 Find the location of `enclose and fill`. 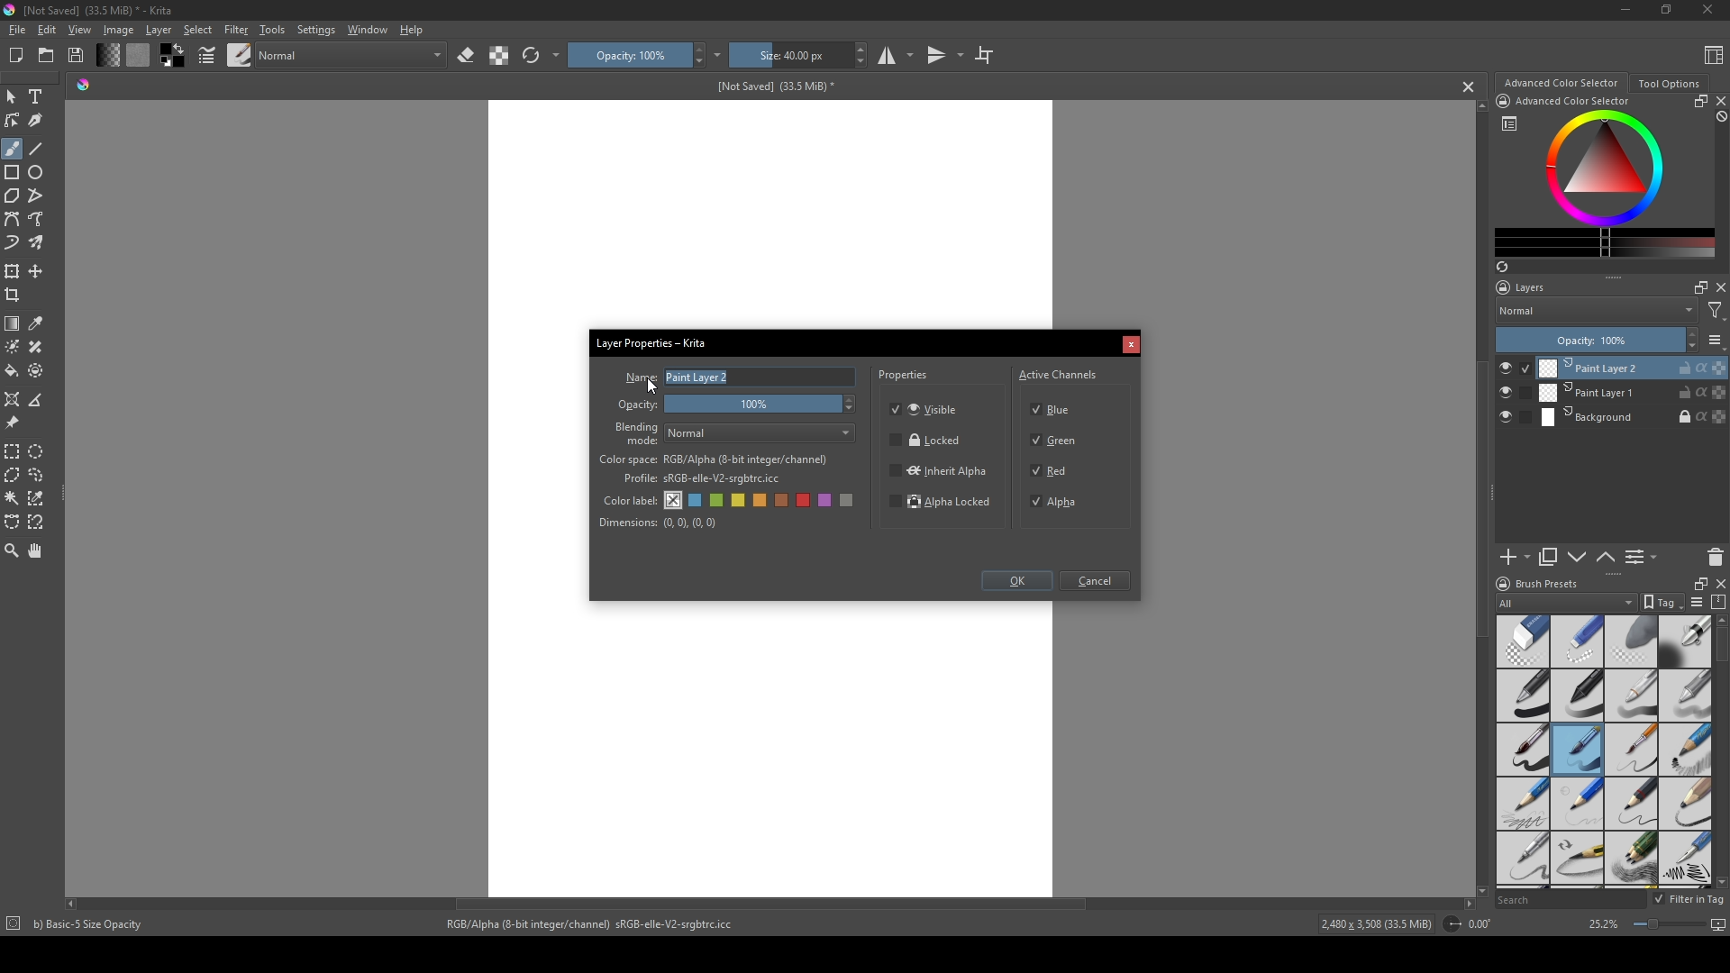

enclose and fill is located at coordinates (38, 370).